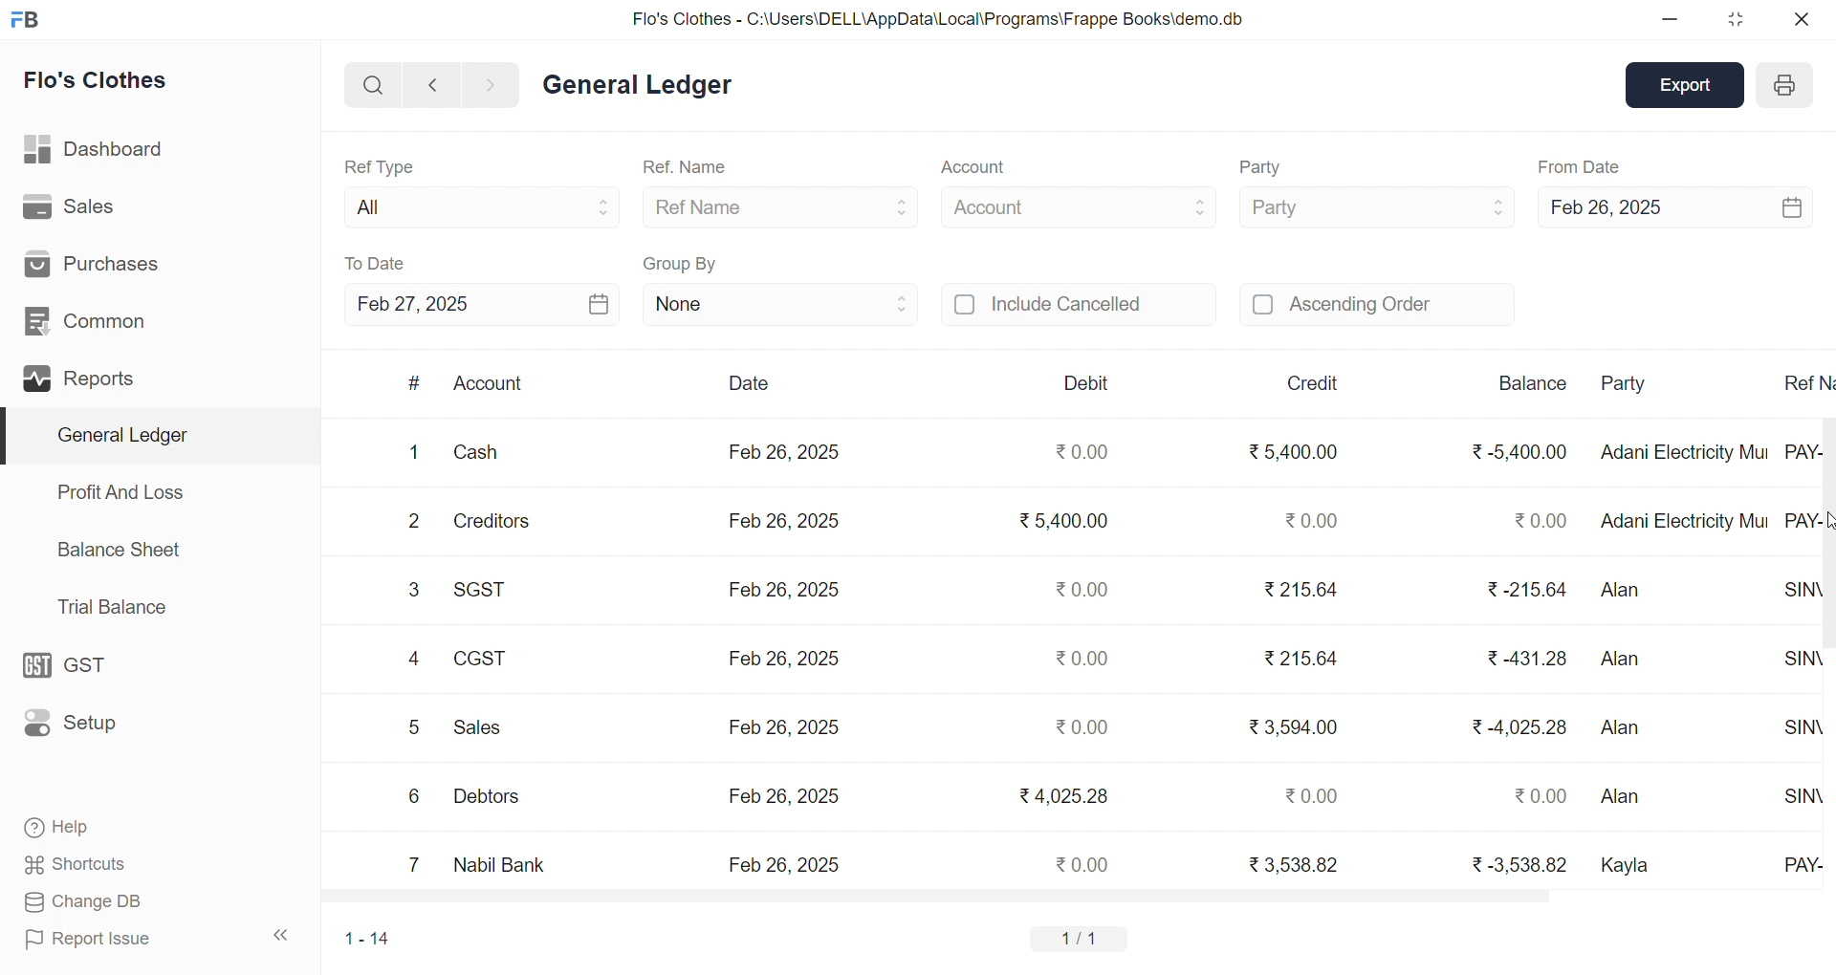 This screenshot has width=1836, height=975. I want to click on Trial Balance, so click(114, 608).